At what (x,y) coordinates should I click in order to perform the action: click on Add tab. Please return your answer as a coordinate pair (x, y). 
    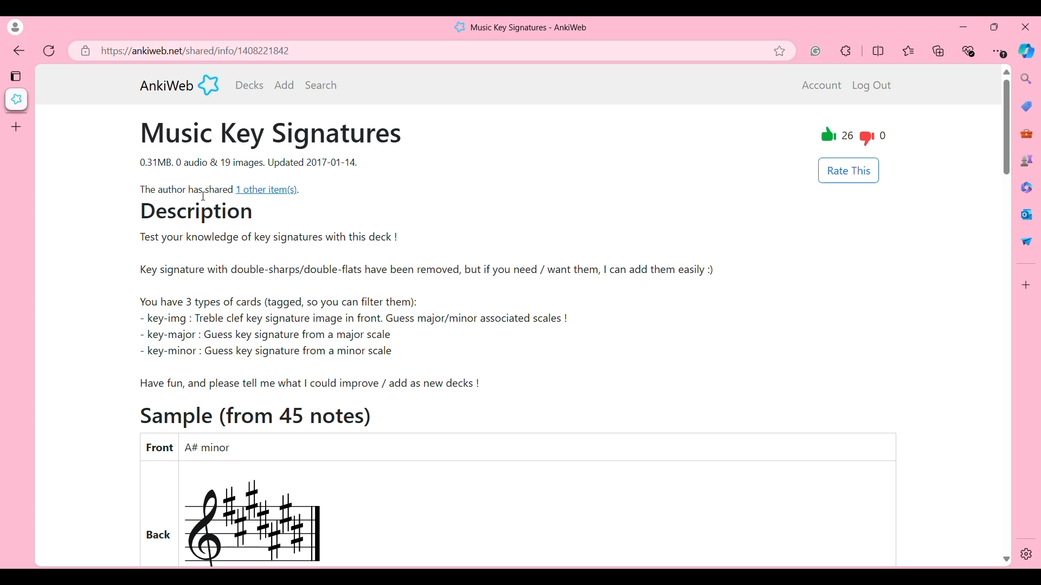
    Looking at the image, I should click on (16, 127).